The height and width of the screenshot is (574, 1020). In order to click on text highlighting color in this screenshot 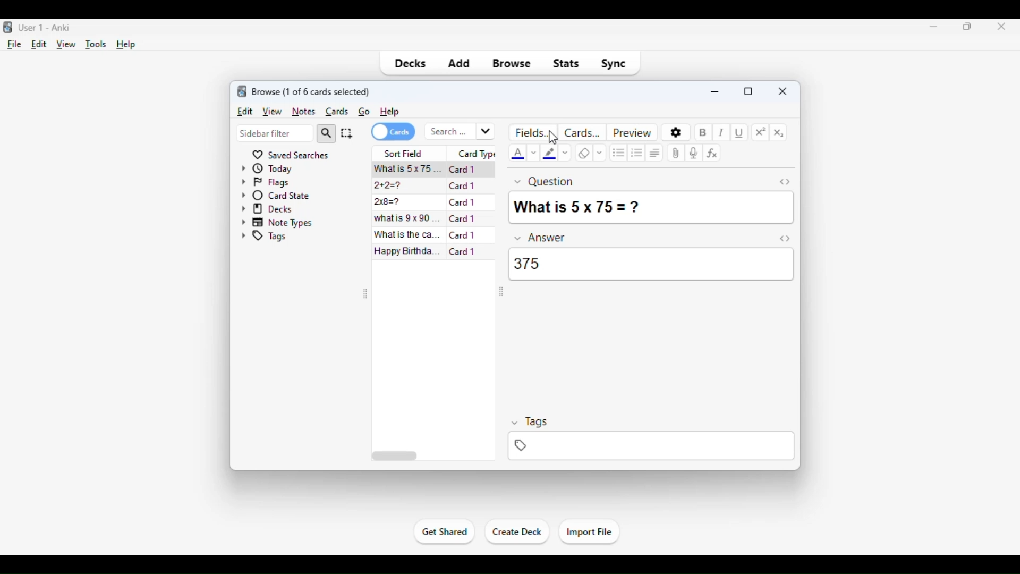, I will do `click(549, 153)`.